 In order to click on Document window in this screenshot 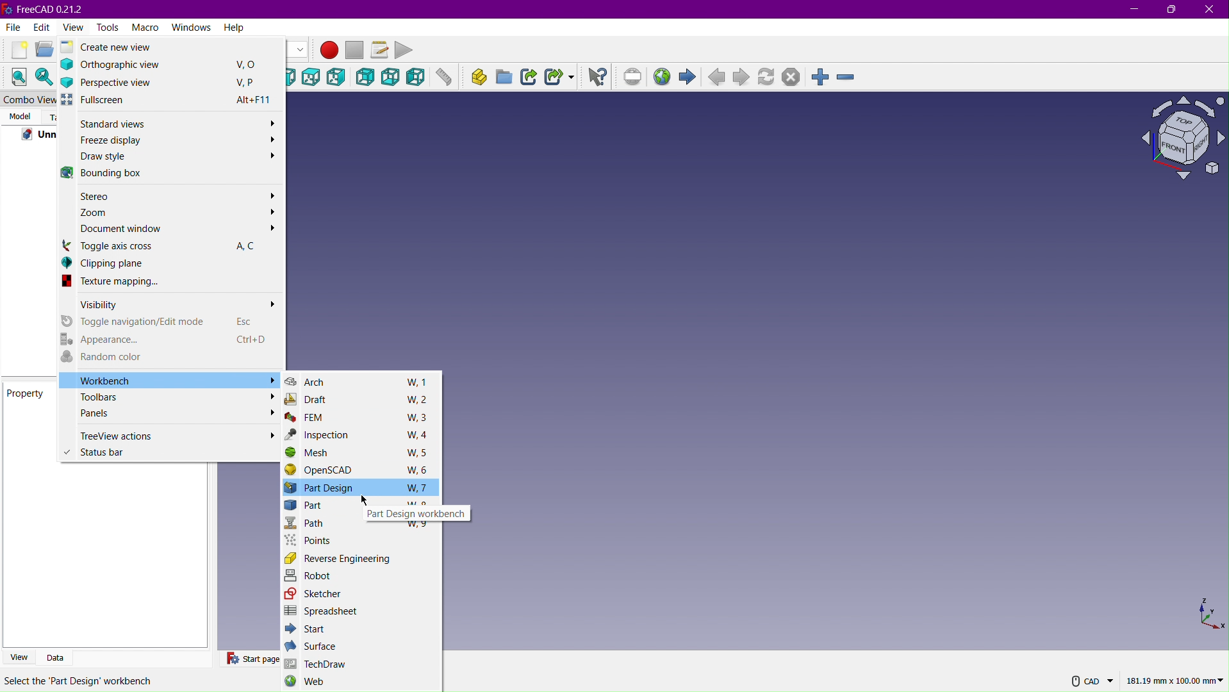, I will do `click(169, 230)`.